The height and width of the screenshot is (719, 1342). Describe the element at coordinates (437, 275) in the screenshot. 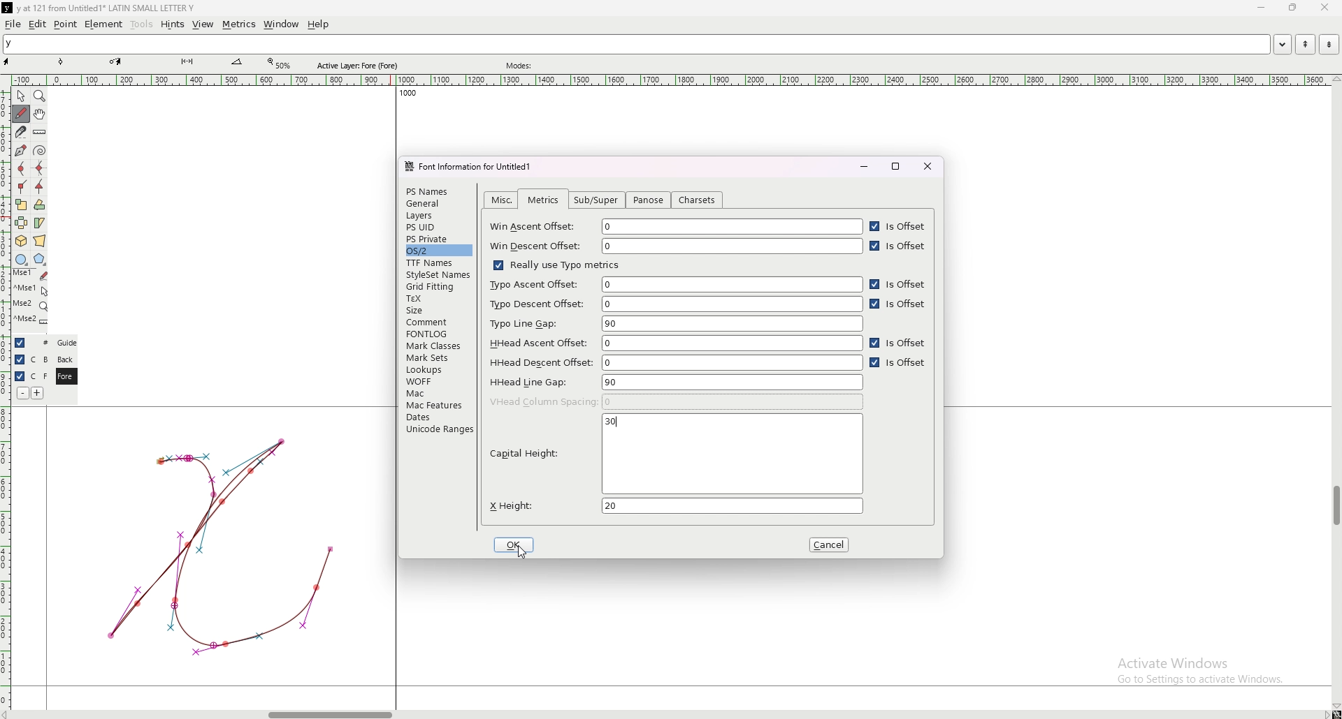

I see `style set names` at that location.